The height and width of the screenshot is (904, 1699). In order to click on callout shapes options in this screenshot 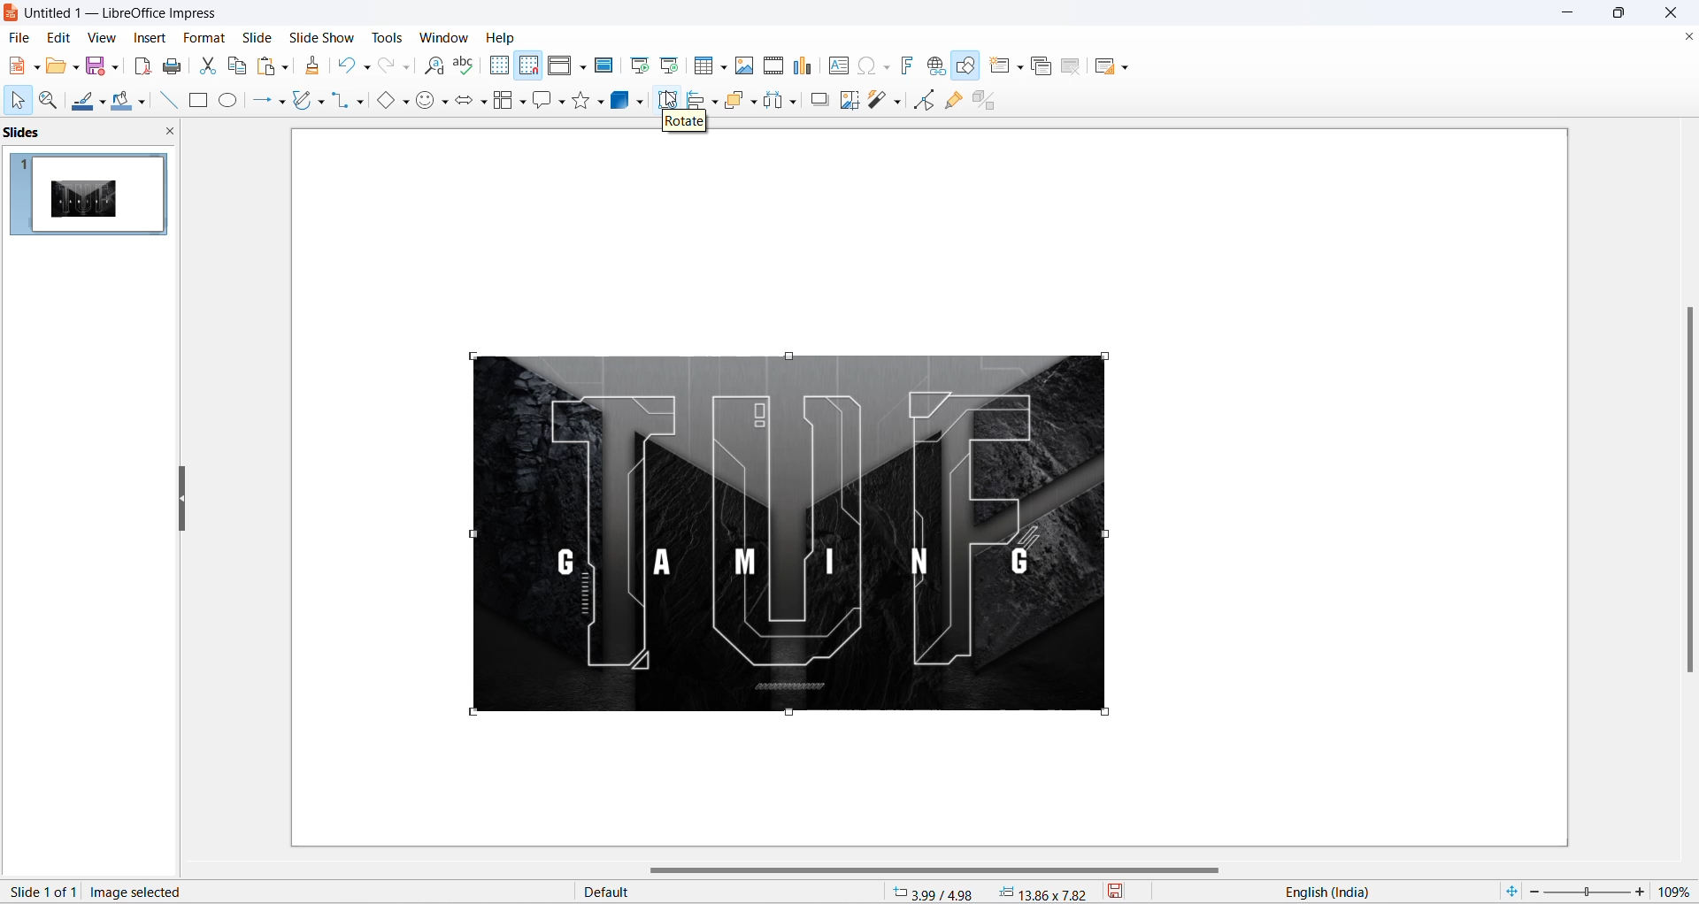, I will do `click(560, 103)`.